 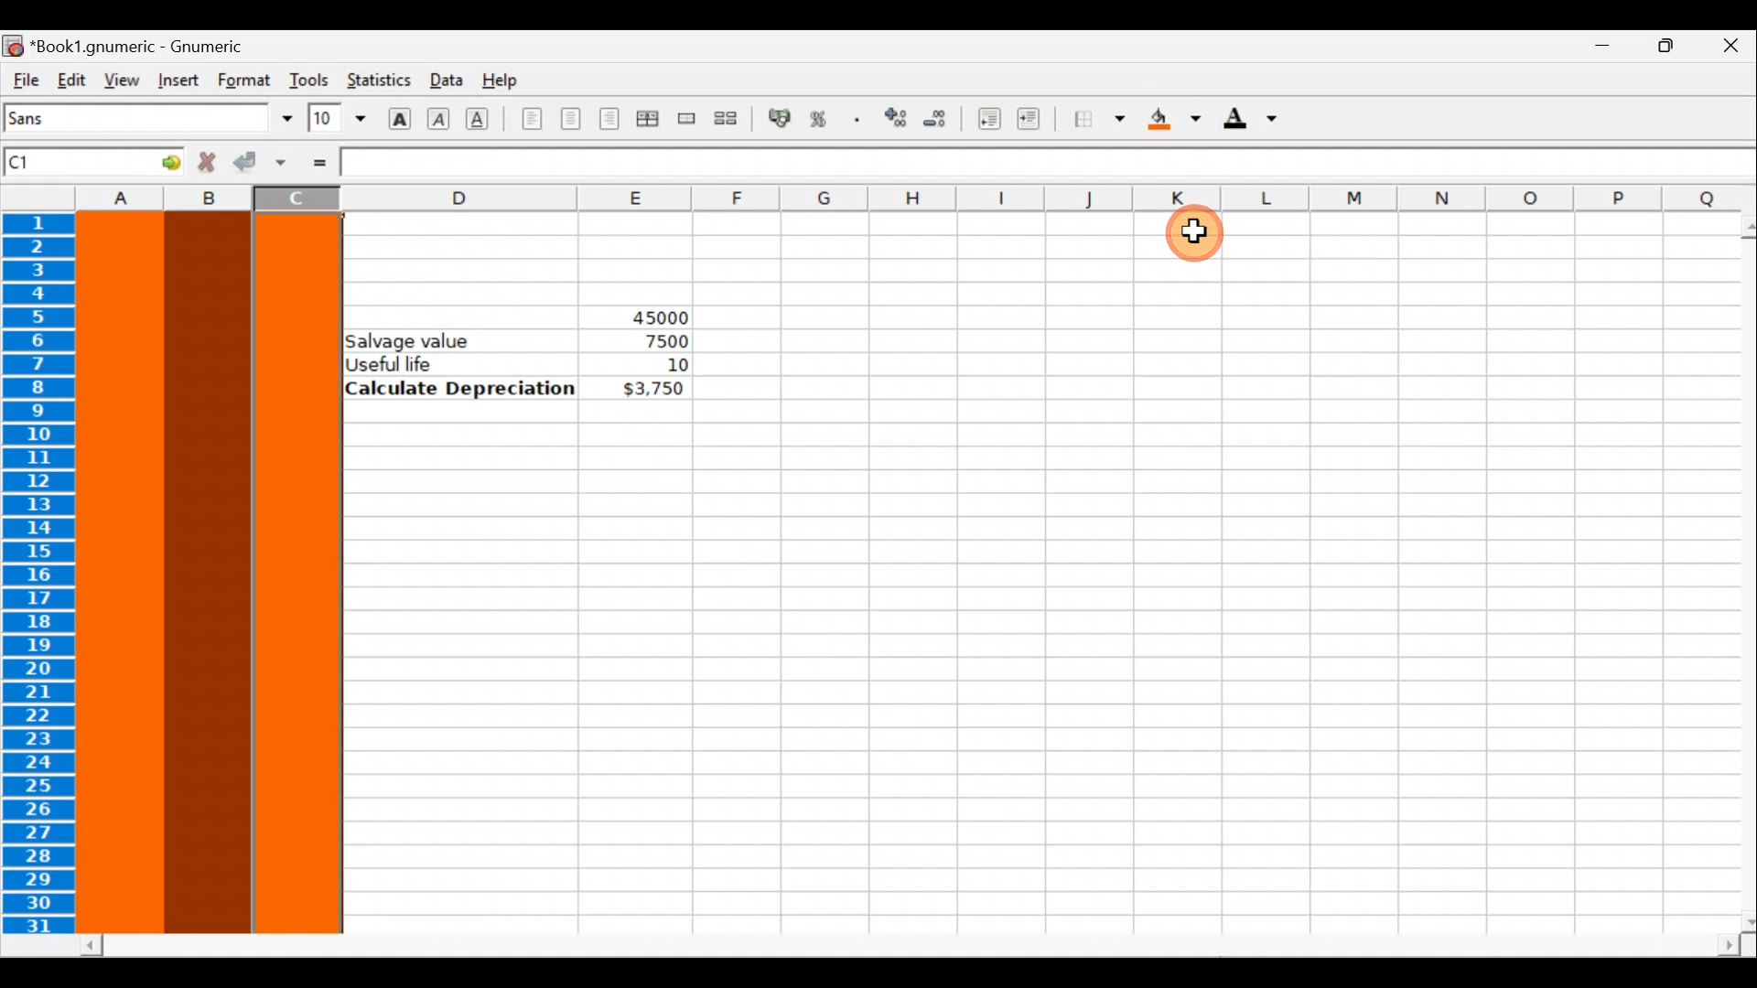 What do you see at coordinates (1730, 48) in the screenshot?
I see `Close` at bounding box center [1730, 48].